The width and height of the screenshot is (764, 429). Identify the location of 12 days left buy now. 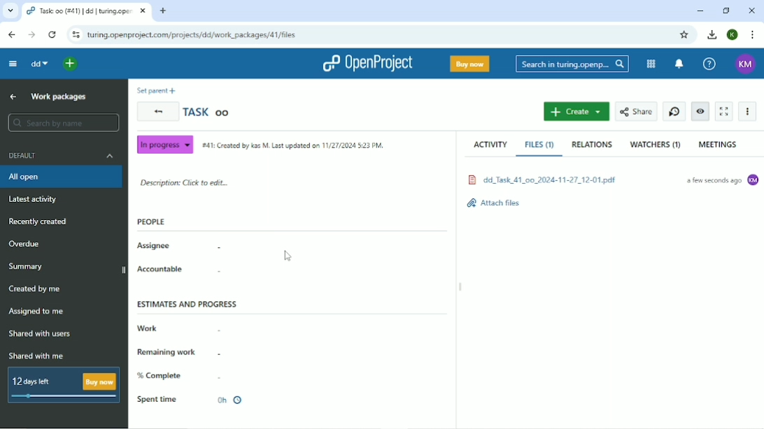
(61, 385).